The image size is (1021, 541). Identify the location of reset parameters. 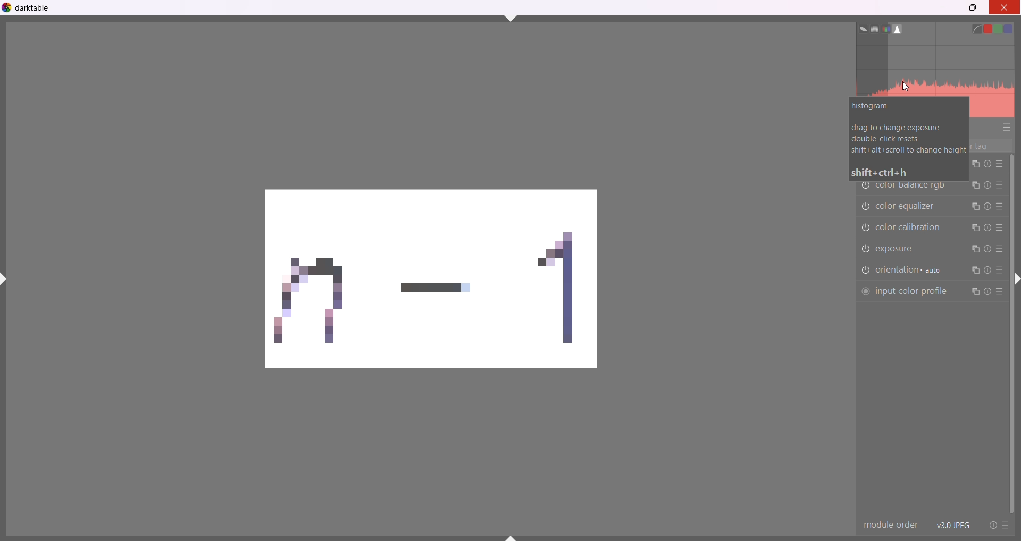
(987, 164).